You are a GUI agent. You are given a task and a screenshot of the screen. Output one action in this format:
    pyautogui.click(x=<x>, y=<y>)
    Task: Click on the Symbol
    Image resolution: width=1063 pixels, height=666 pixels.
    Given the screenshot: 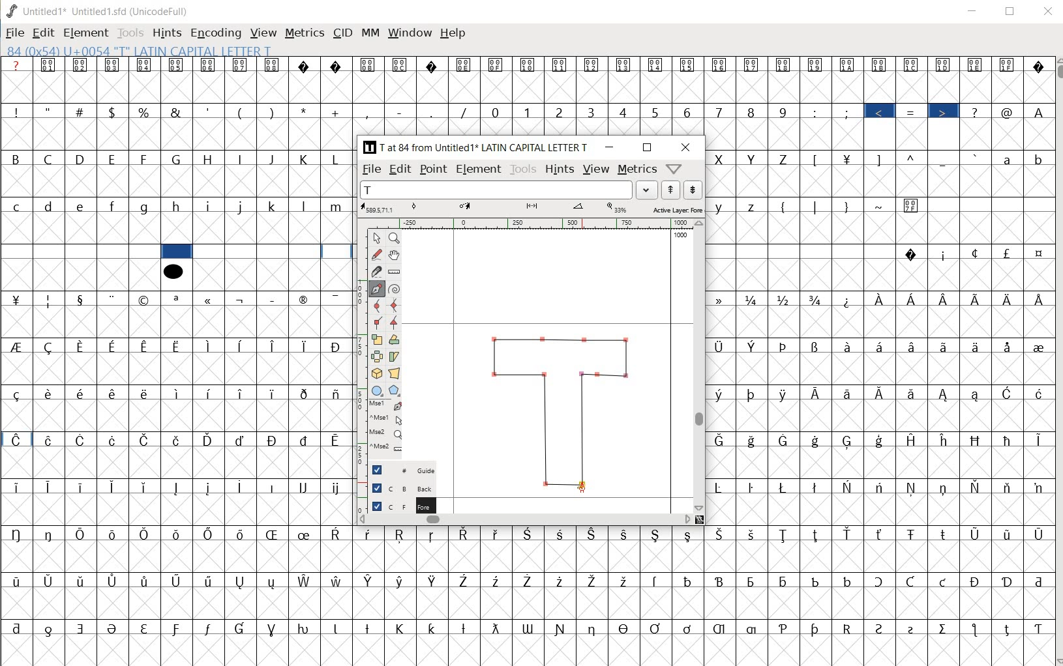 What is the action you would take?
    pyautogui.click(x=50, y=533)
    